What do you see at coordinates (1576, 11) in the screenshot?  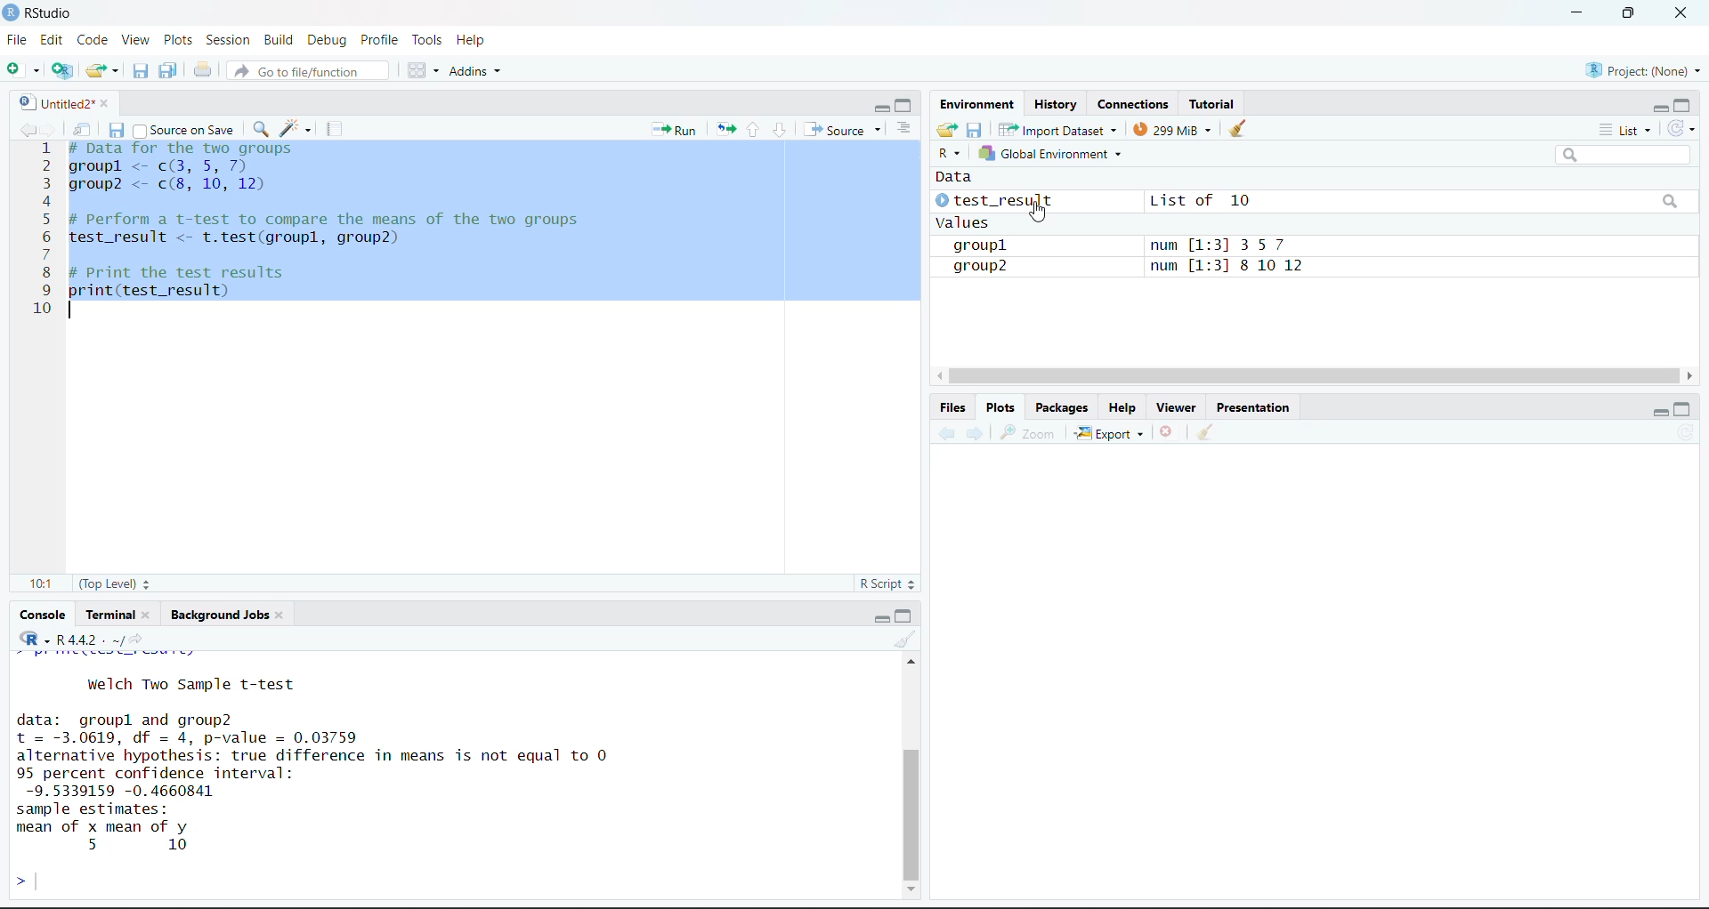 I see `minimize` at bounding box center [1576, 11].